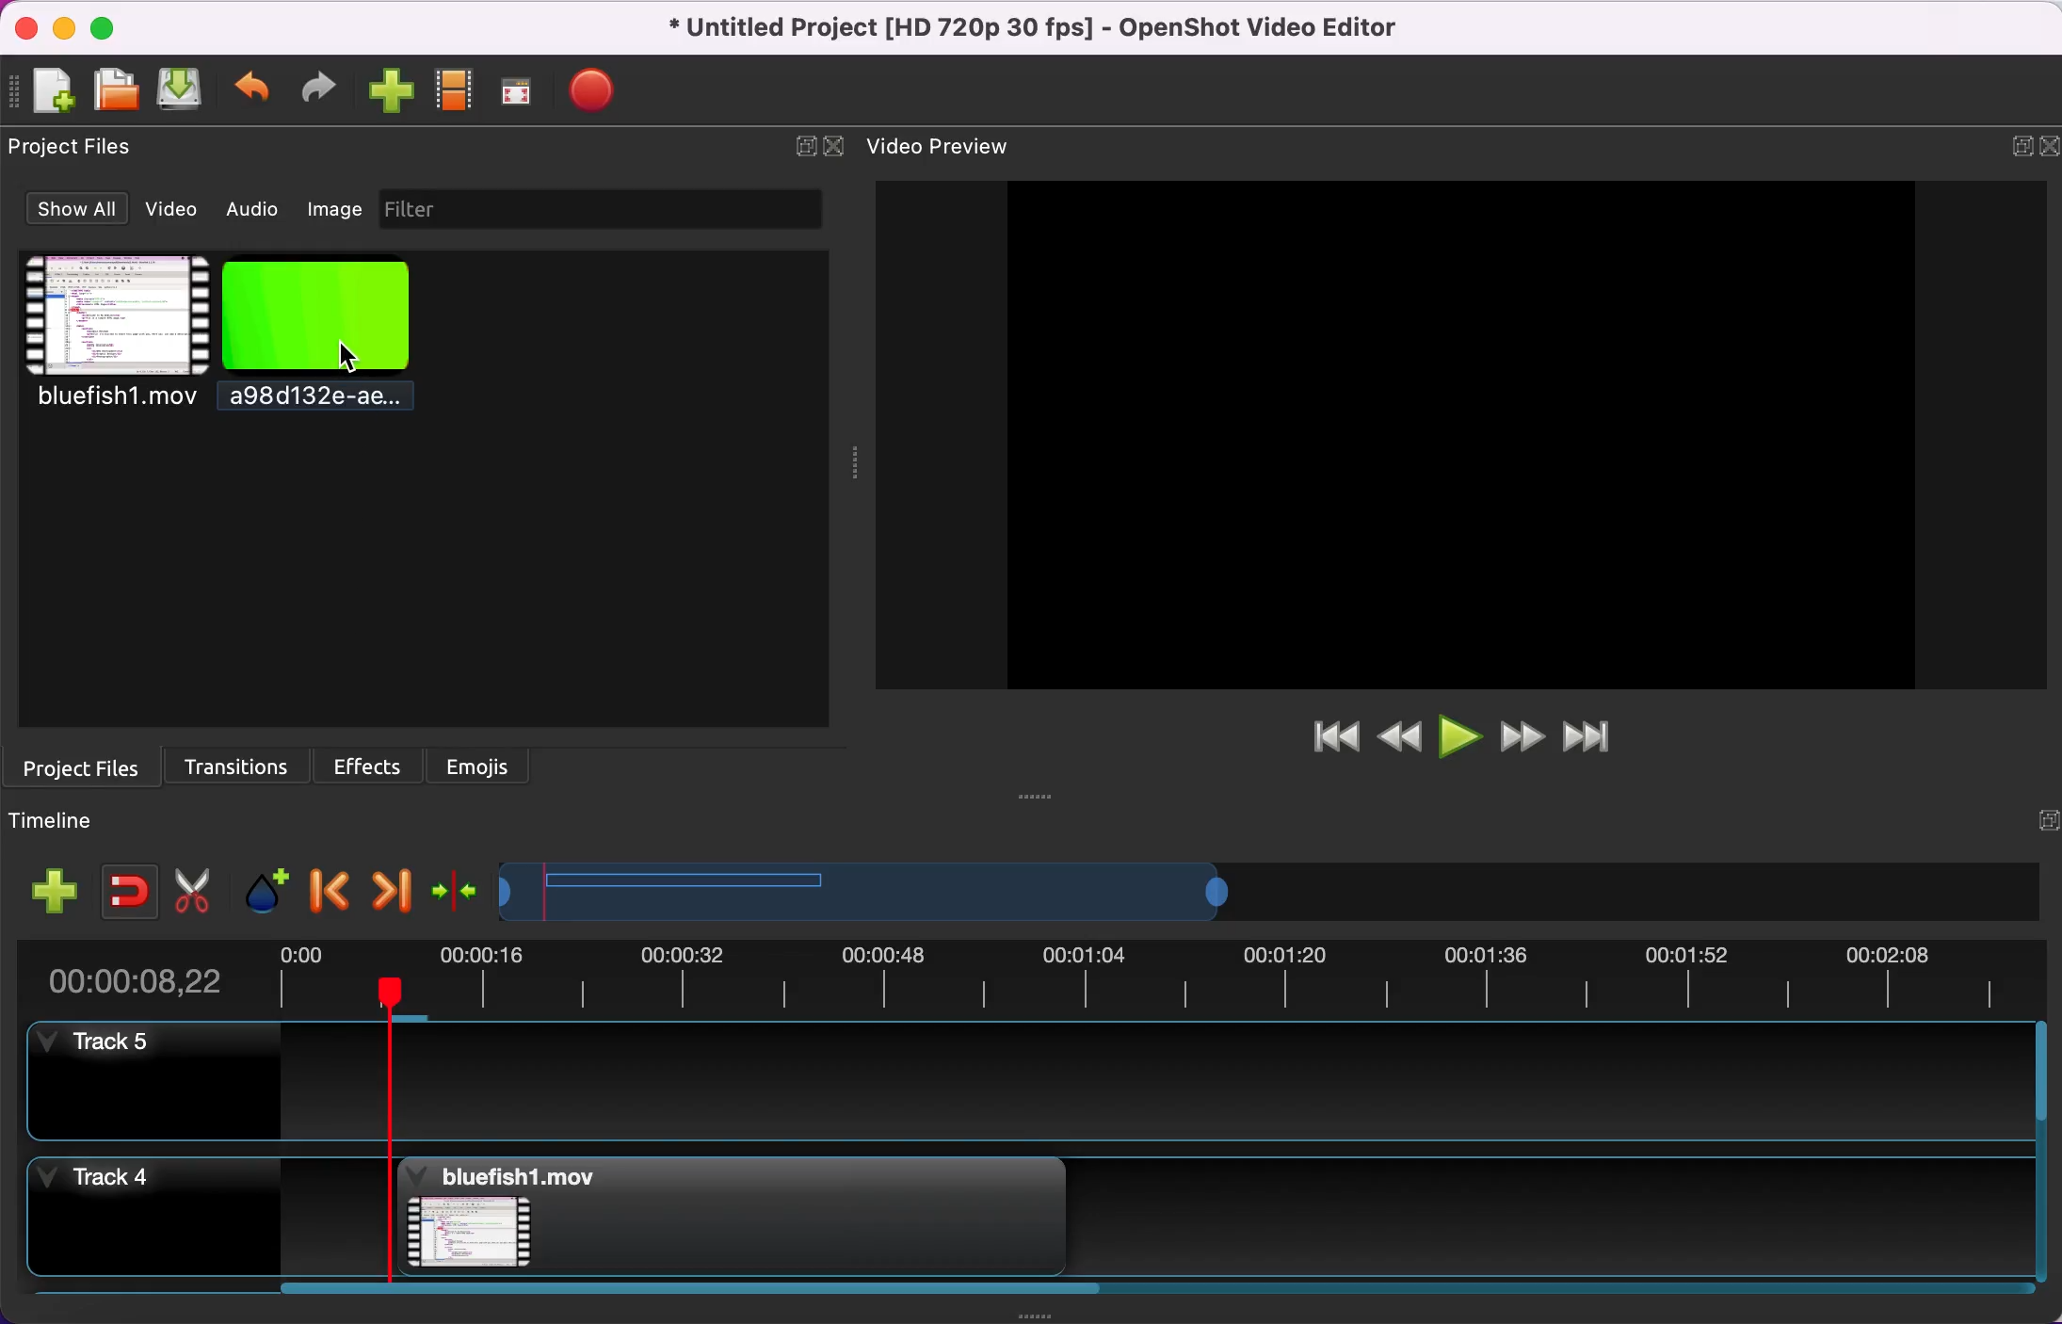 This screenshot has height=1324, width=2062. I want to click on emojis, so click(491, 767).